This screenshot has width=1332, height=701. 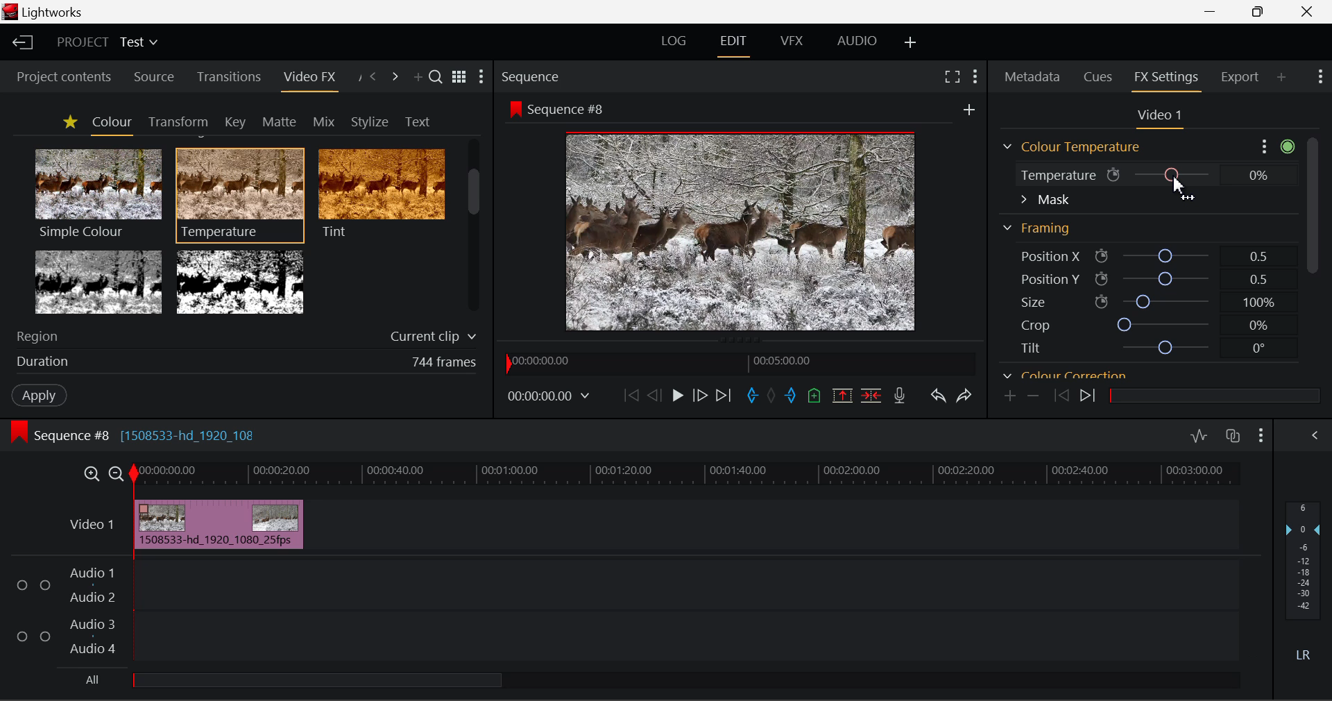 What do you see at coordinates (325, 119) in the screenshot?
I see `Mix` at bounding box center [325, 119].